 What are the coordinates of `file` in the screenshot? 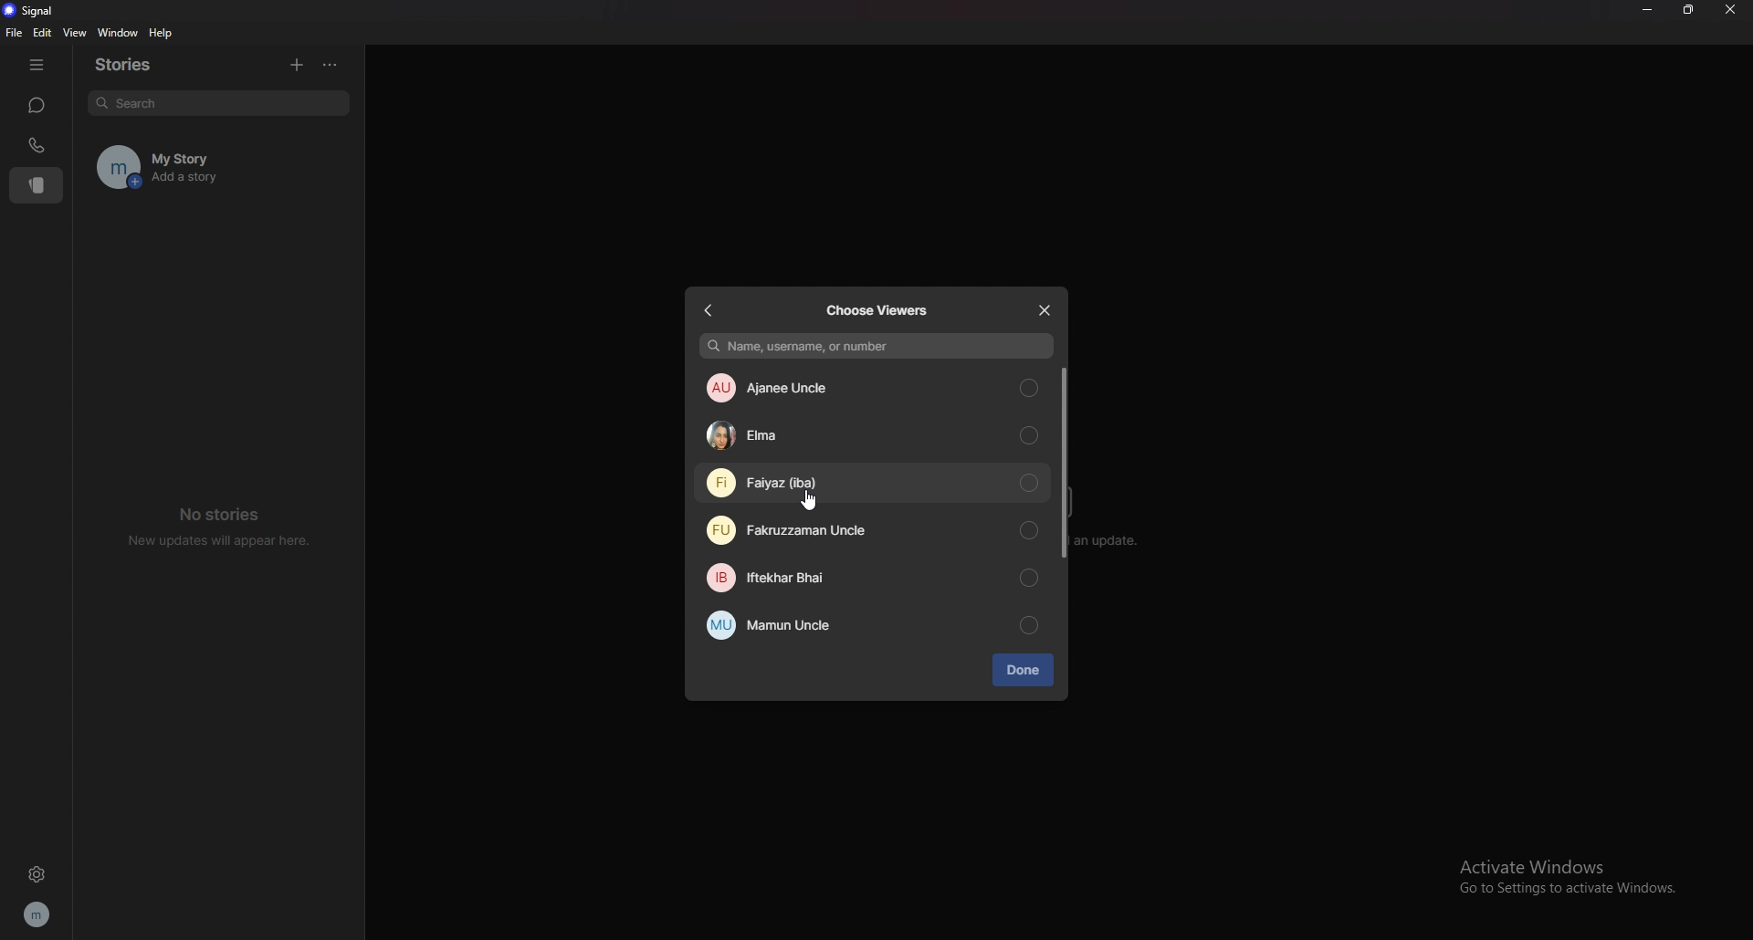 It's located at (14, 33).